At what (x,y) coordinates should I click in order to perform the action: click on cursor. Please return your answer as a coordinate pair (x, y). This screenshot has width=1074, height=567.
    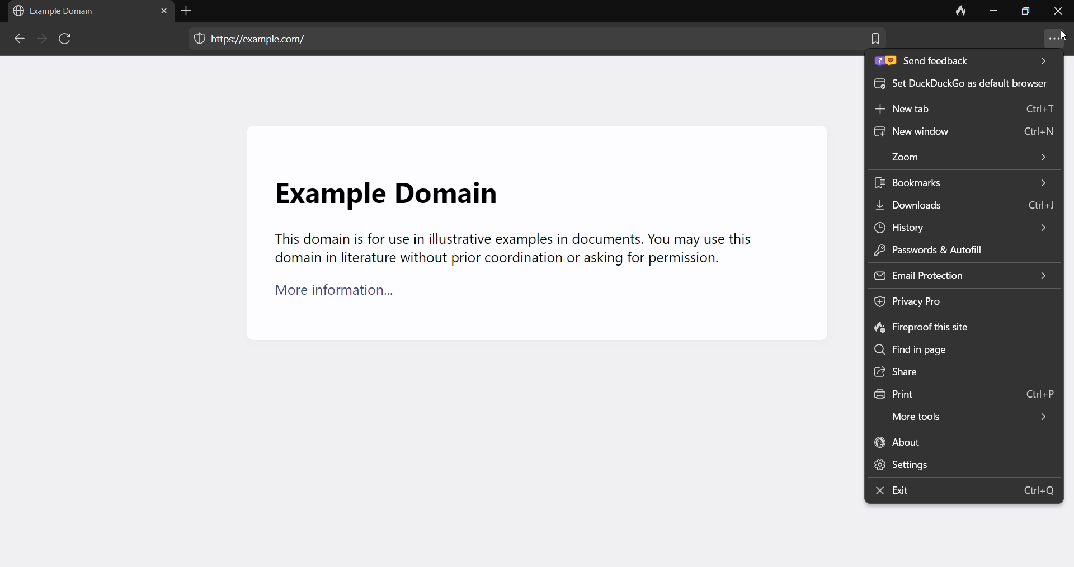
    Looking at the image, I should click on (1062, 35).